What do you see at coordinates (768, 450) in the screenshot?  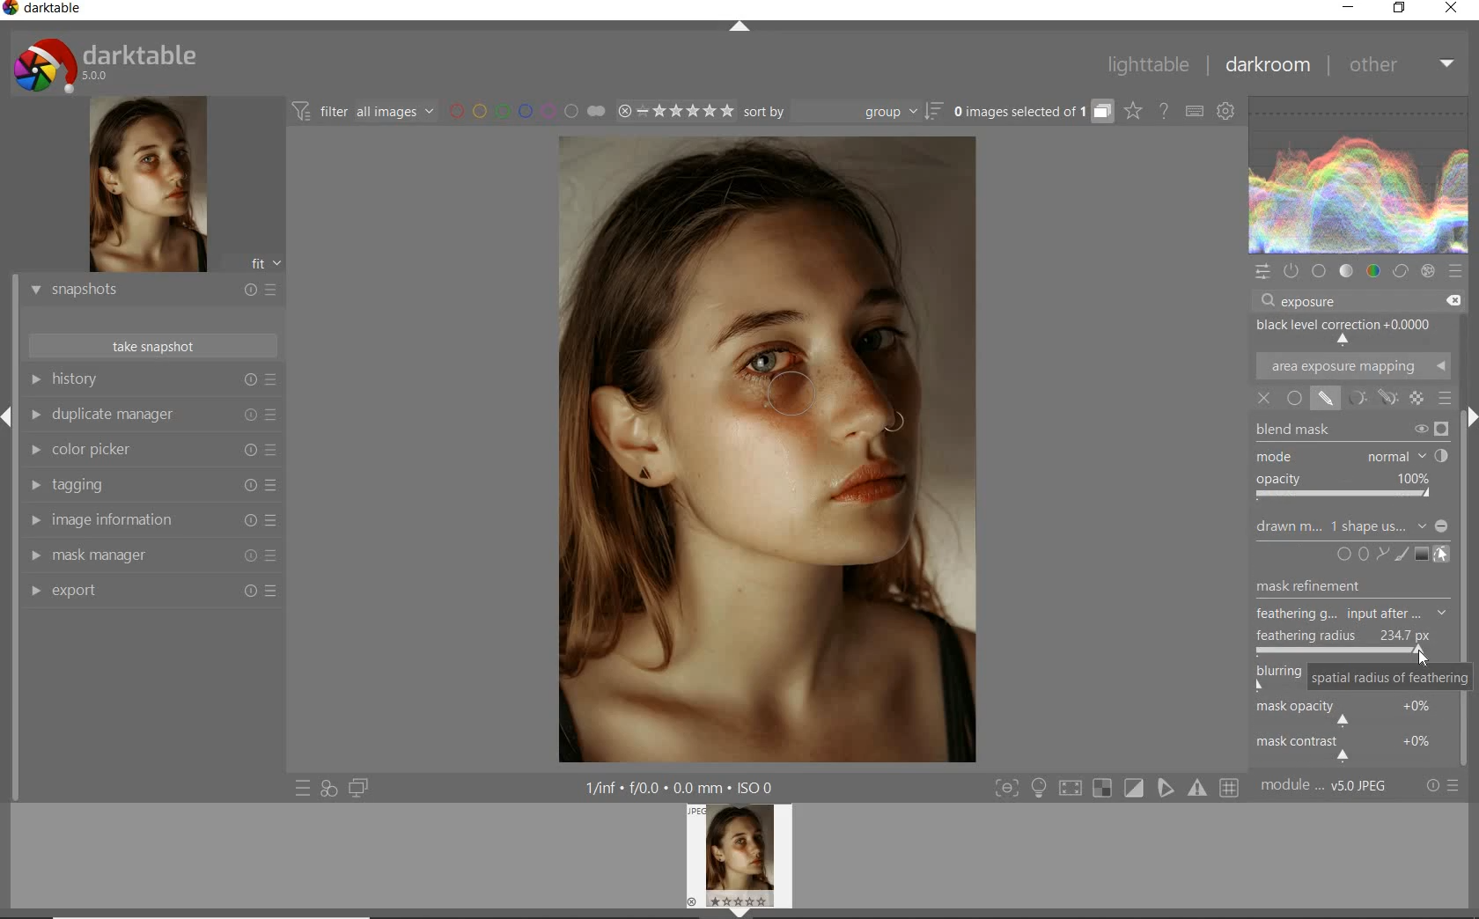 I see `feathered mask for smoother transitions ADDED` at bounding box center [768, 450].